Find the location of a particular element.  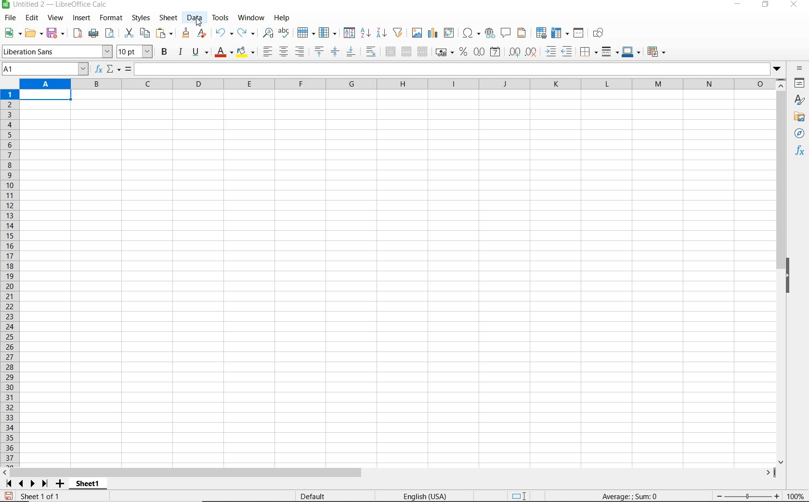

sidebar settings is located at coordinates (800, 69).